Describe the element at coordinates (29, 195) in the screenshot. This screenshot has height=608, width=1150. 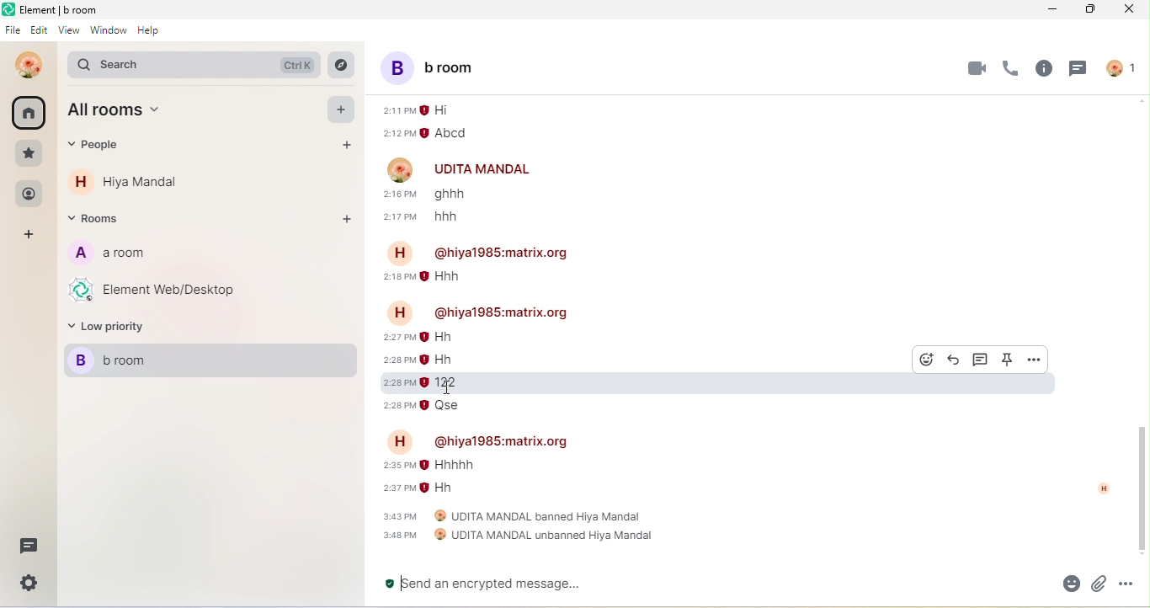
I see `people` at that location.